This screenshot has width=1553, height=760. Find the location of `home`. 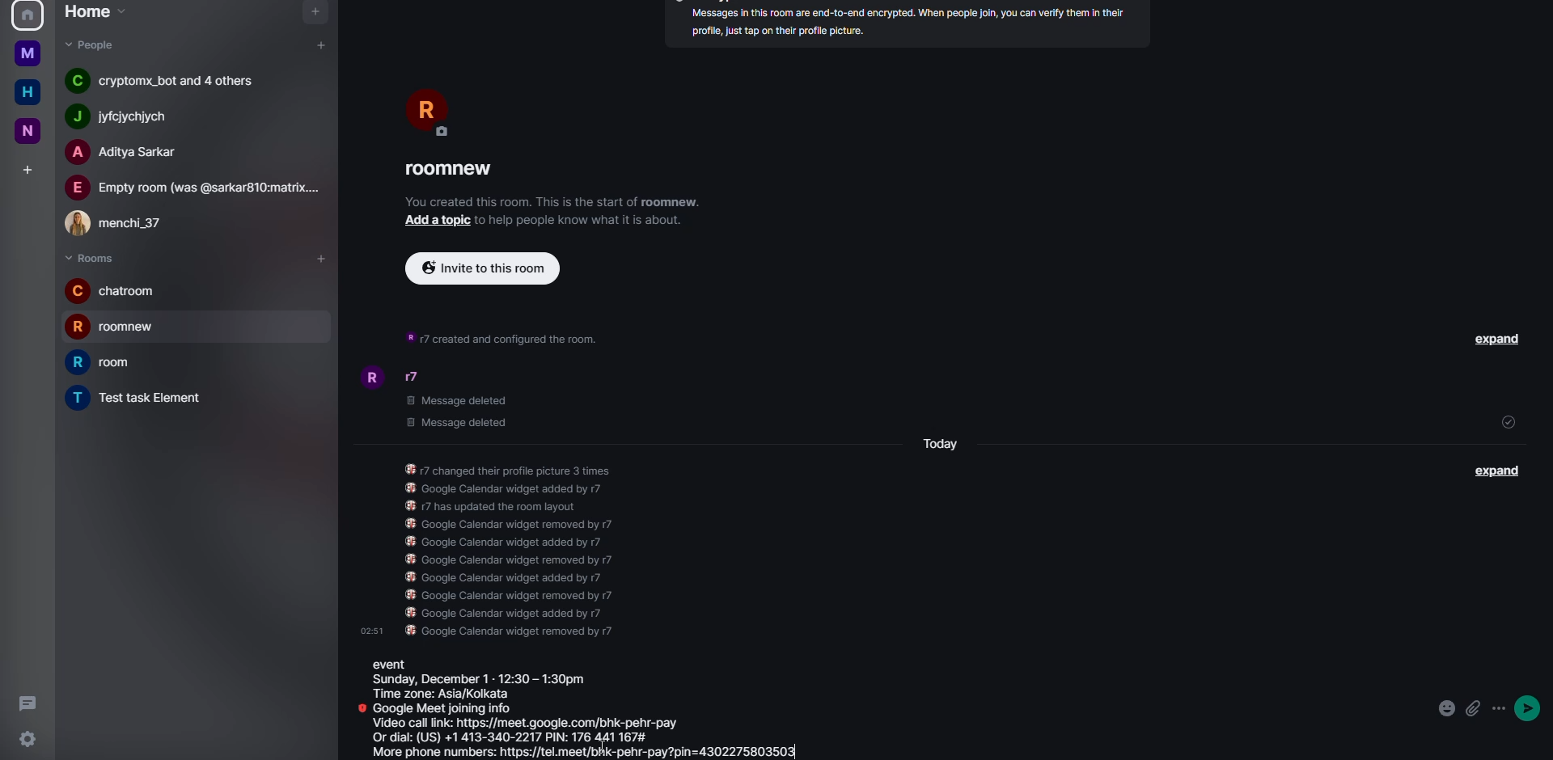

home is located at coordinates (28, 92).